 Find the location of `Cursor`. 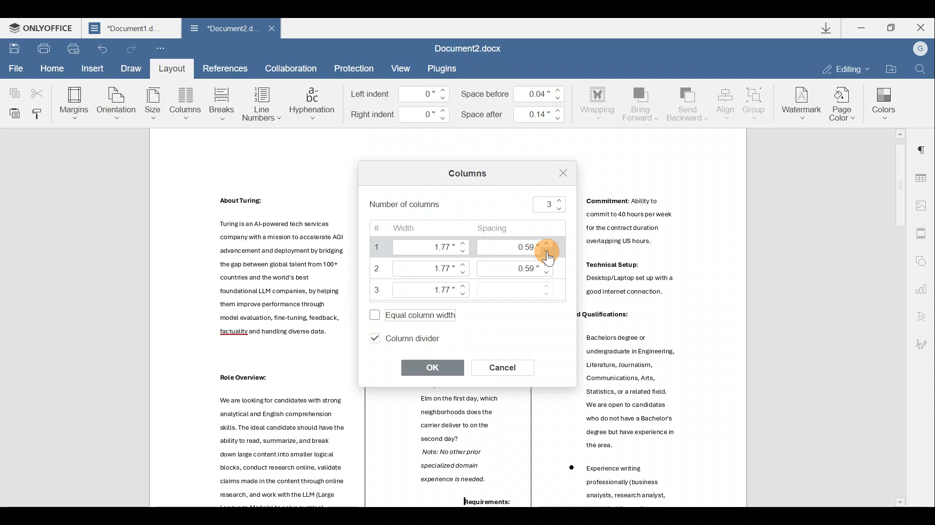

Cursor is located at coordinates (545, 259).